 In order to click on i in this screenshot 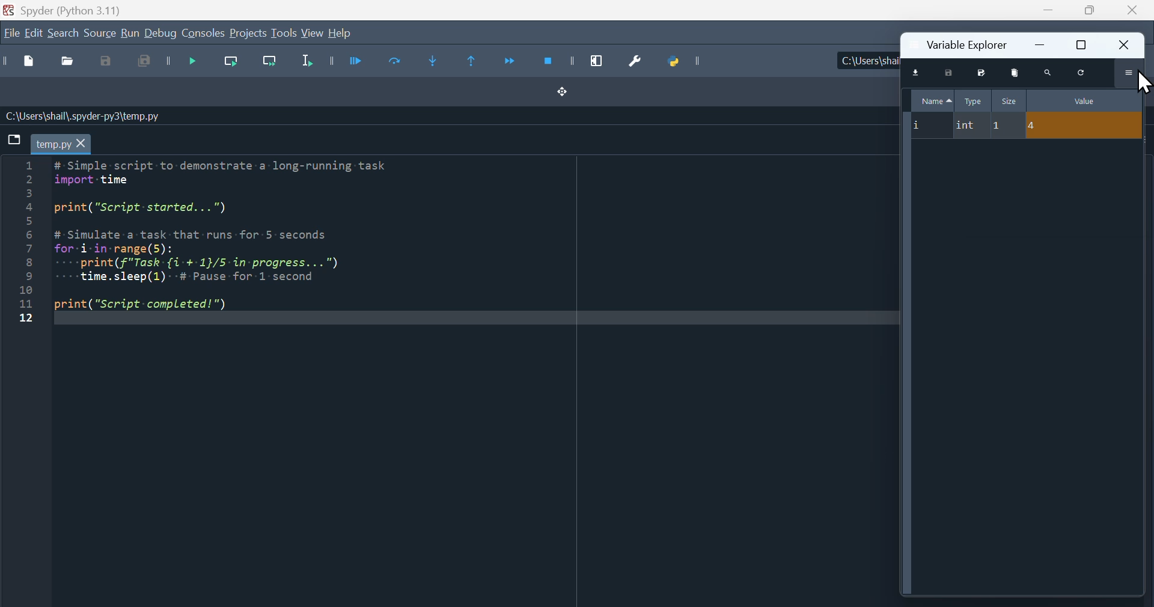, I will do `click(927, 126)`.